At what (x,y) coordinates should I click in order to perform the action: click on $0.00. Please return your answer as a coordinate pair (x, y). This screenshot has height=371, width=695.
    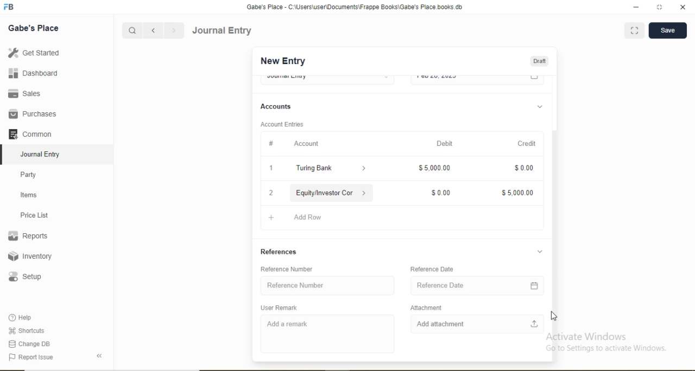
    Looking at the image, I should click on (440, 193).